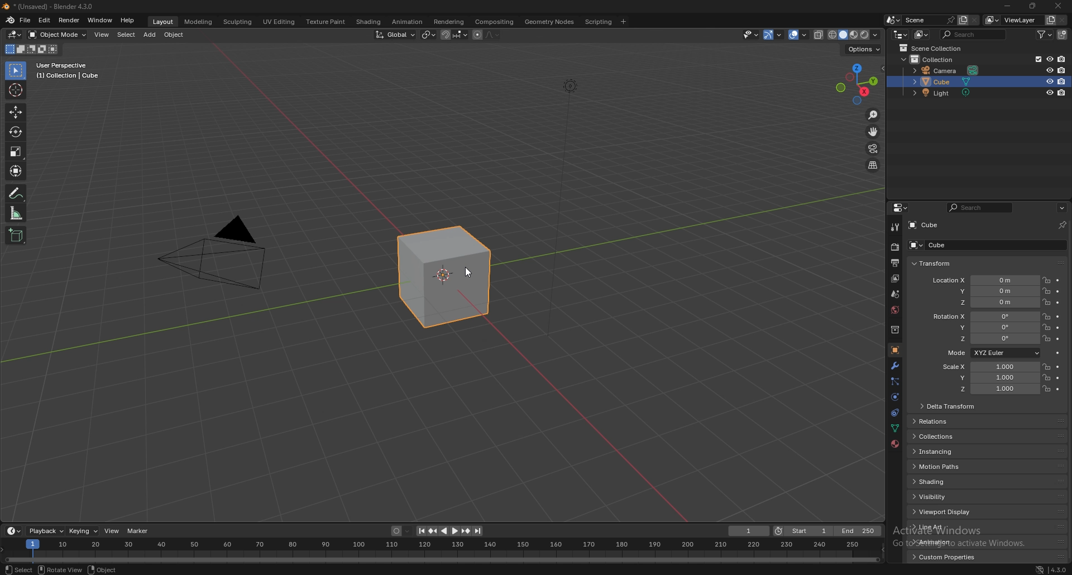 This screenshot has height=575, width=1072. What do you see at coordinates (896, 382) in the screenshot?
I see `particle` at bounding box center [896, 382].